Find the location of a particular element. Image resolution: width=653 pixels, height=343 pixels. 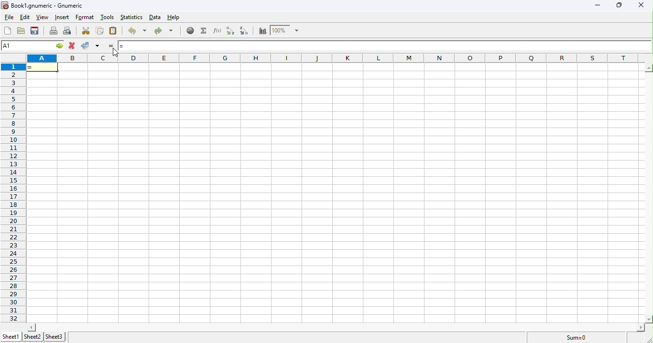

save is located at coordinates (35, 31).